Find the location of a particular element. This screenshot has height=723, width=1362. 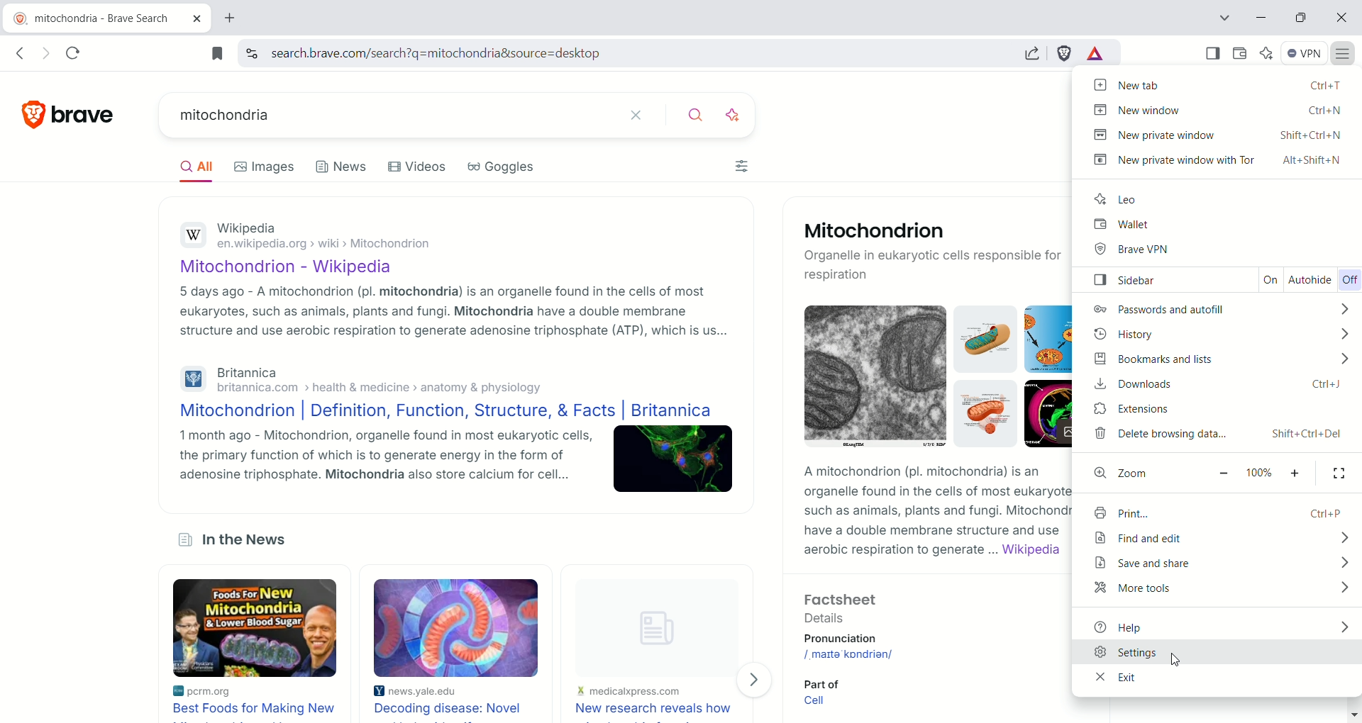

100% is located at coordinates (1262, 475).